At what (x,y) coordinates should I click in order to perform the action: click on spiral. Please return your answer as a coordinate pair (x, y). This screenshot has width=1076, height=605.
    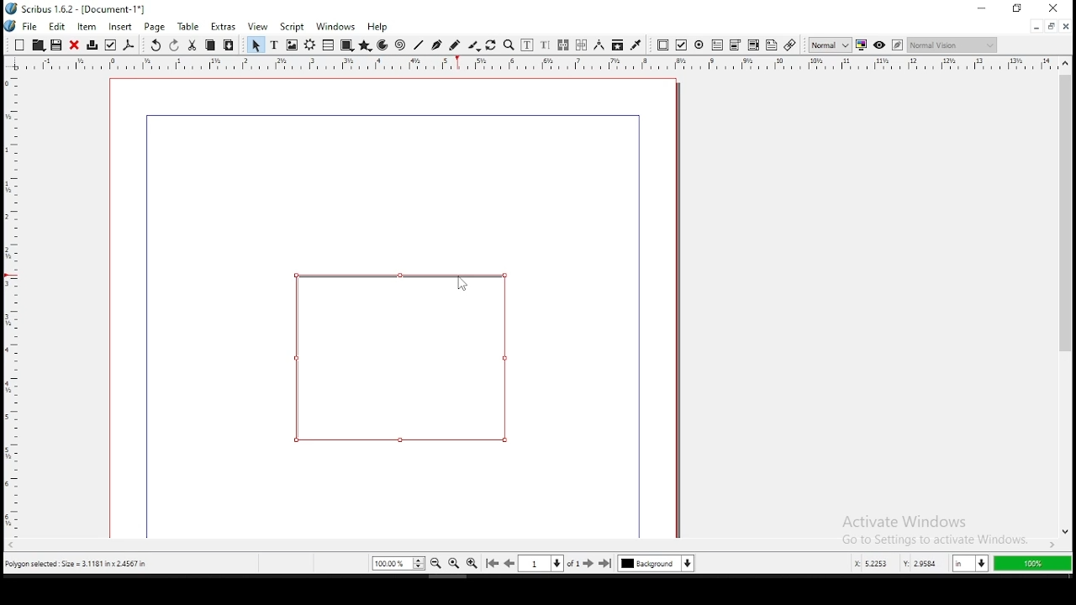
    Looking at the image, I should click on (400, 45).